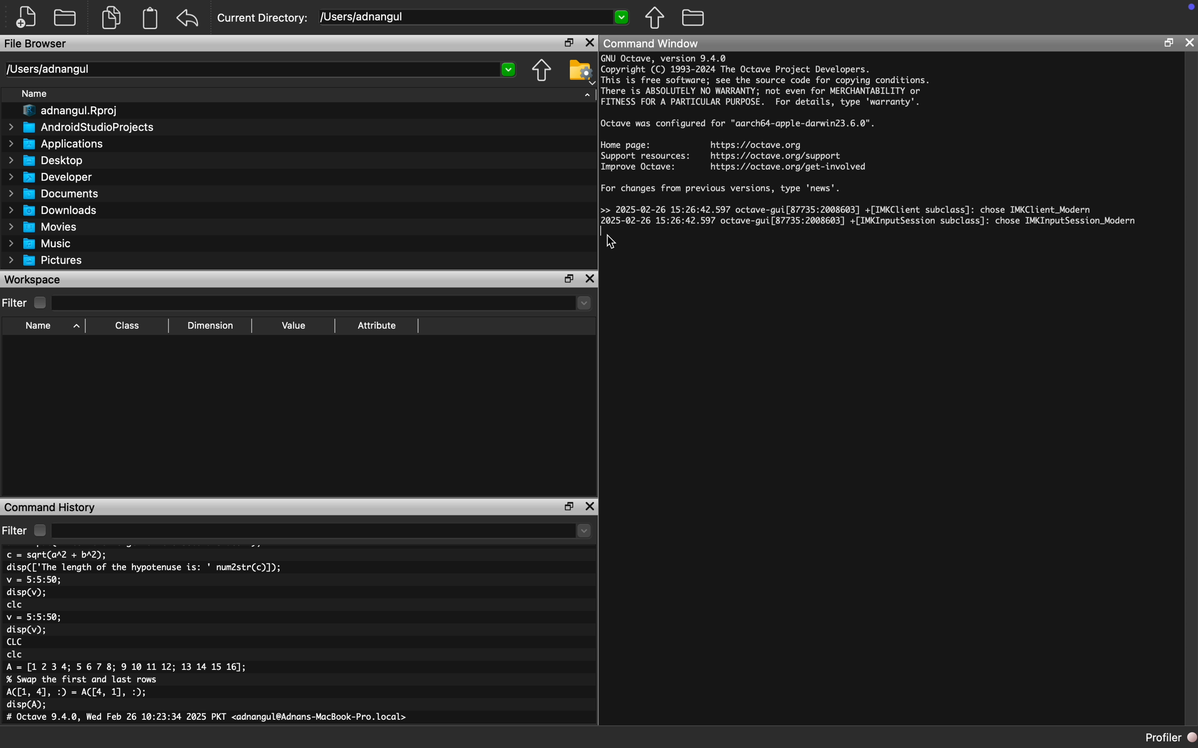 Image resolution: width=1198 pixels, height=748 pixels. I want to click on Profiler, so click(1171, 738).